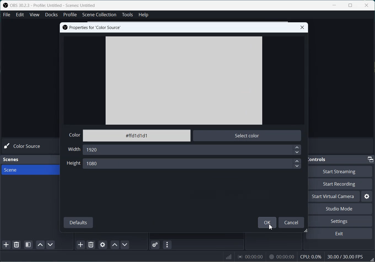  Describe the element at coordinates (73, 165) in the screenshot. I see `Height` at that location.